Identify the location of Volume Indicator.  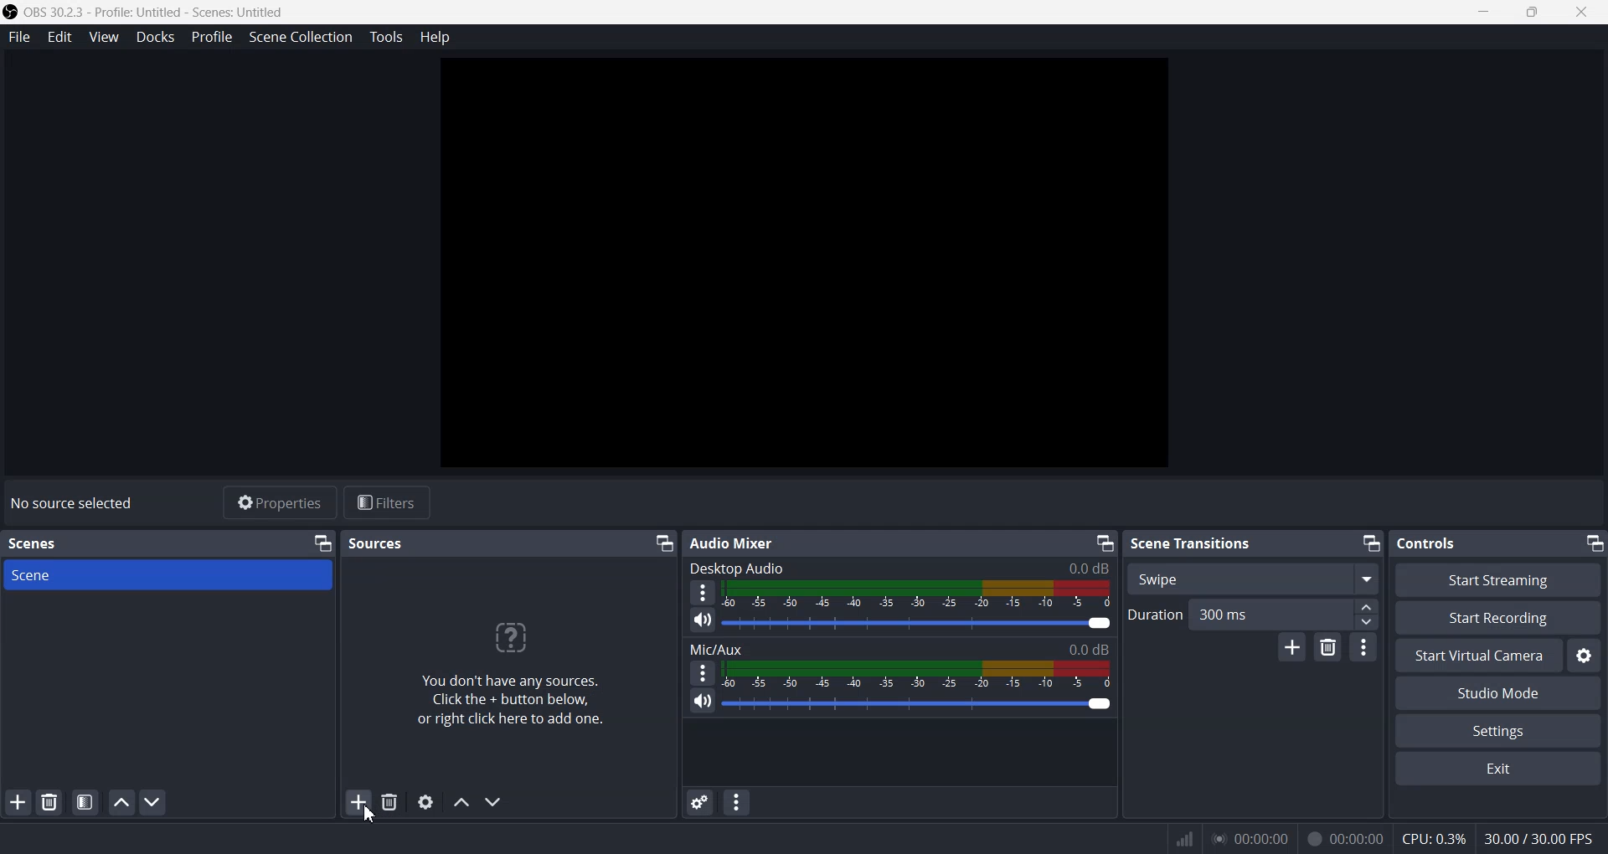
(917, 676).